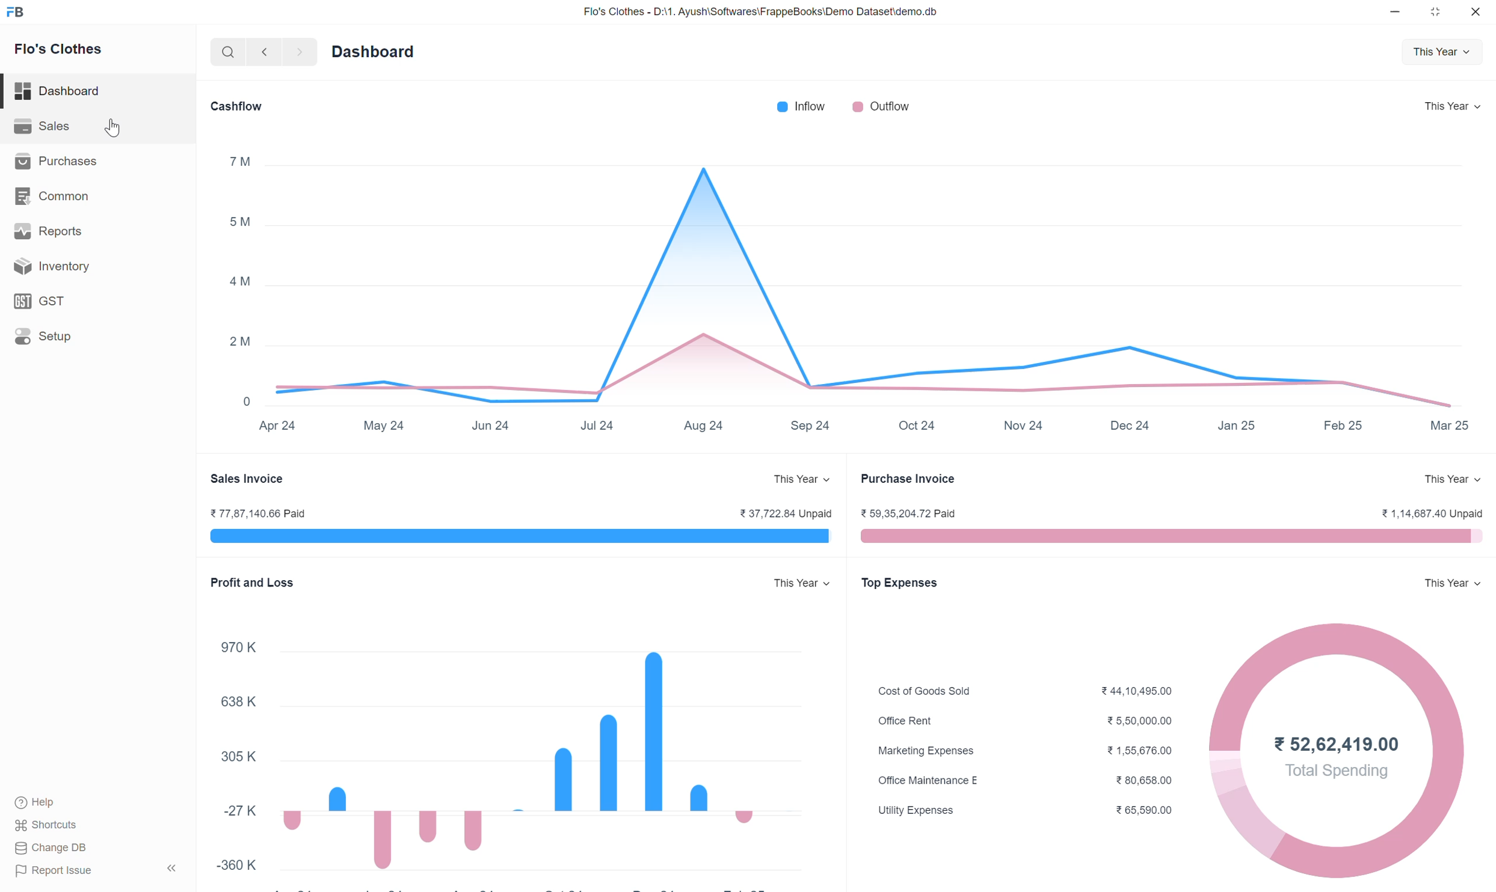 Image resolution: width=1496 pixels, height=892 pixels. What do you see at coordinates (926, 722) in the screenshot?
I see `Office Rent` at bounding box center [926, 722].